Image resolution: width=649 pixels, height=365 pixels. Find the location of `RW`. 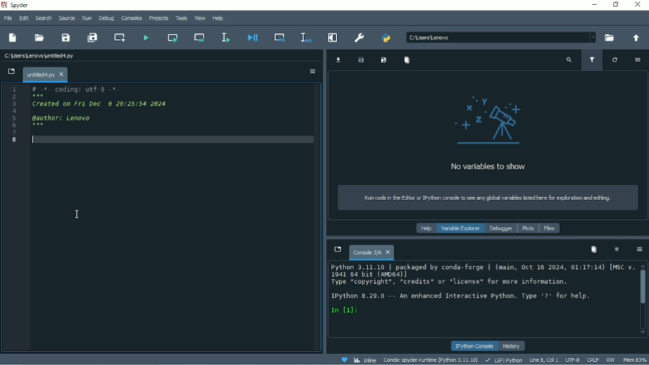

RW is located at coordinates (611, 360).